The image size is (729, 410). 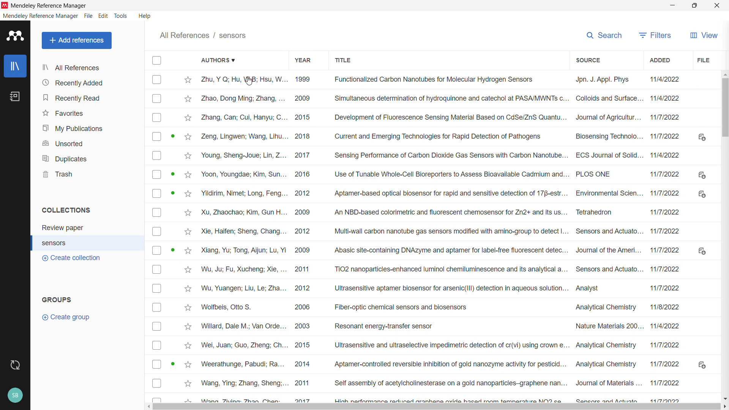 What do you see at coordinates (302, 238) in the screenshot?
I see `Year of publication of individual entries ` at bounding box center [302, 238].